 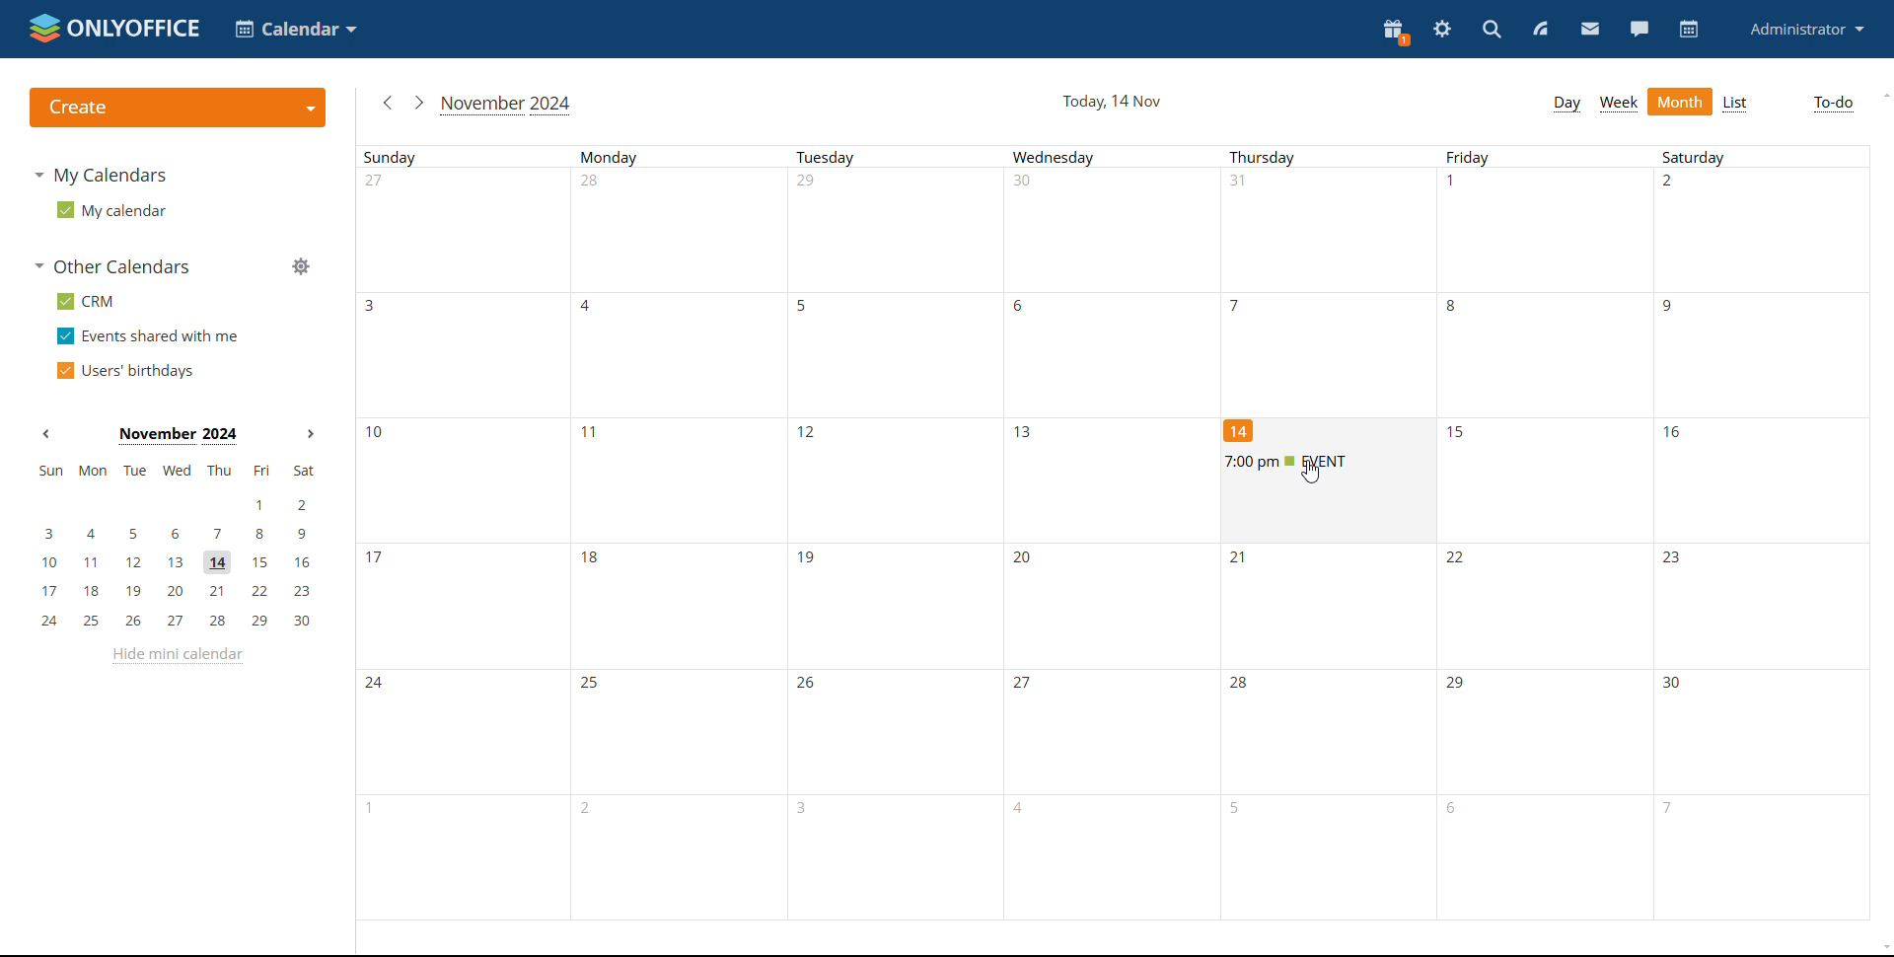 I want to click on month view, so click(x=1679, y=102).